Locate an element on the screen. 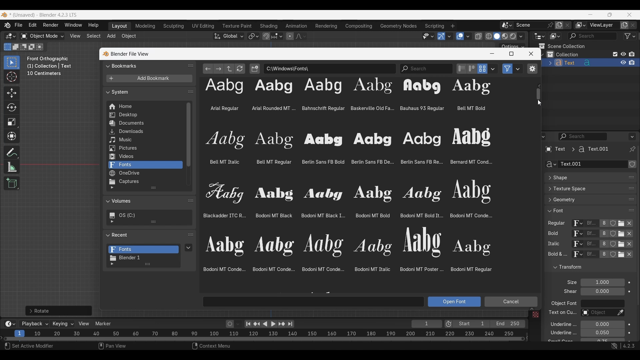  Play animation is located at coordinates (269, 324).